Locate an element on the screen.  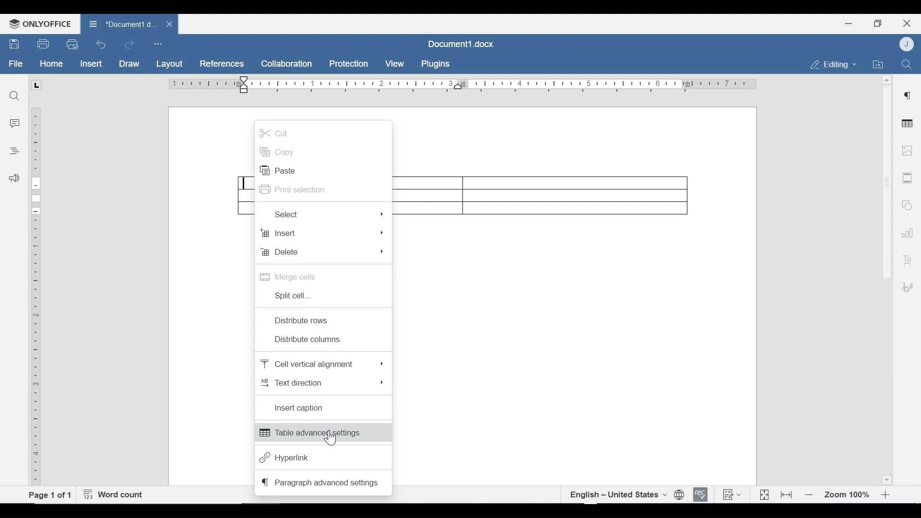
Graph is located at coordinates (905, 232).